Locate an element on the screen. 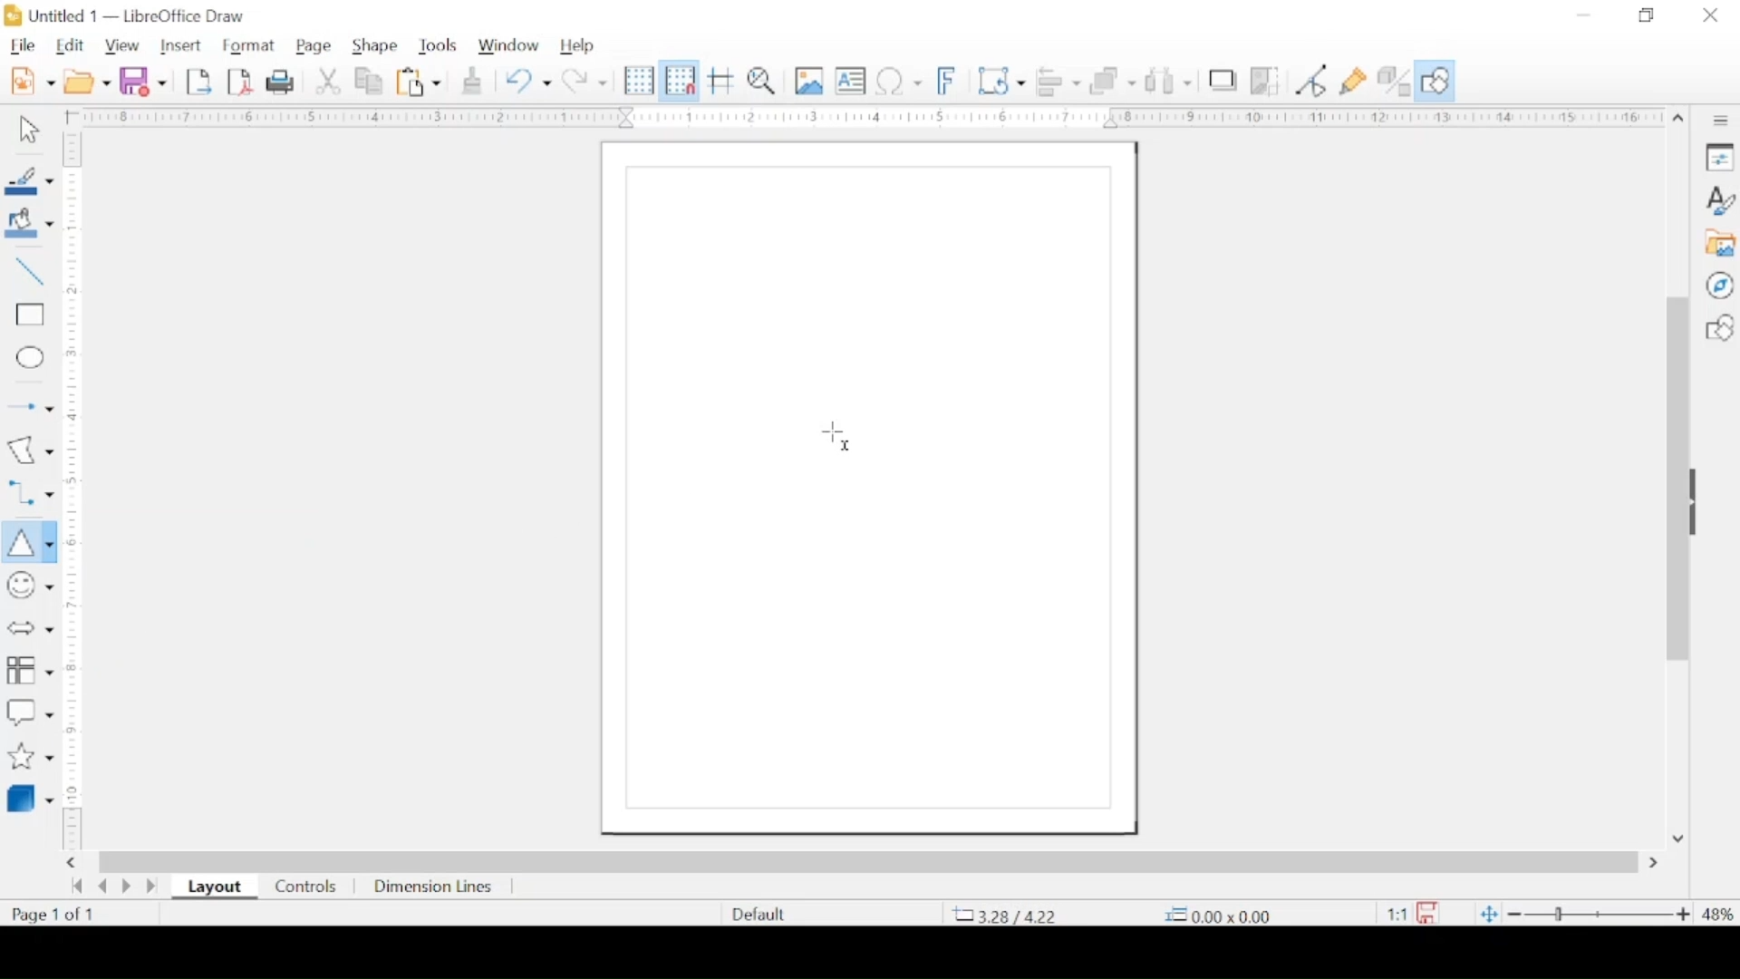 The image size is (1740, 979). sidebar settings is located at coordinates (1723, 121).